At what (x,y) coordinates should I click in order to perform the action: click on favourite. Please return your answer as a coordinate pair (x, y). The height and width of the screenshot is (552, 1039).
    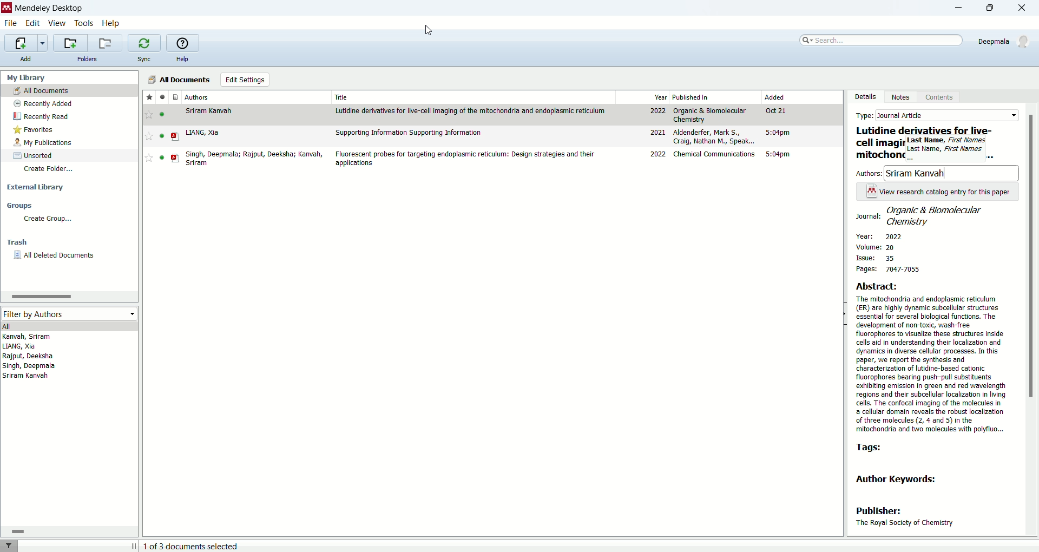
    Looking at the image, I should click on (149, 115).